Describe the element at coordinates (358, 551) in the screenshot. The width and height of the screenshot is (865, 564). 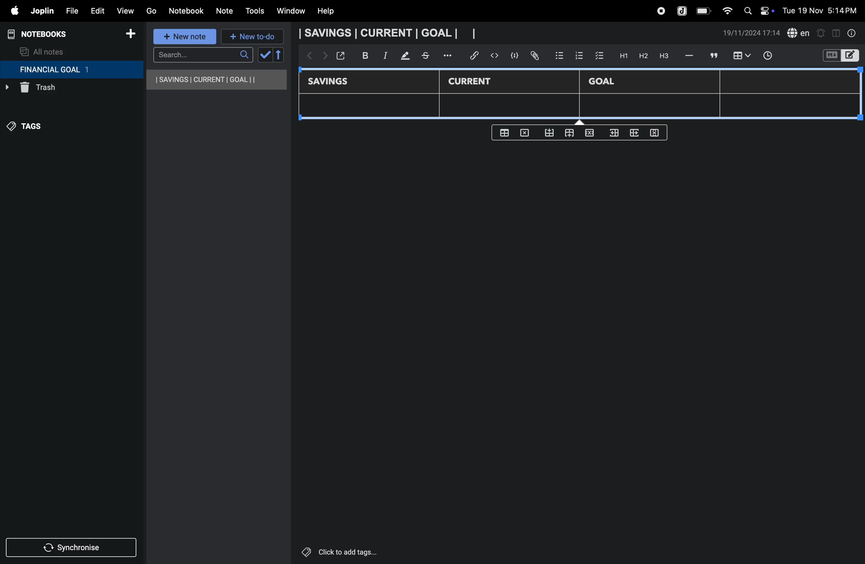
I see `click to add tags` at that location.